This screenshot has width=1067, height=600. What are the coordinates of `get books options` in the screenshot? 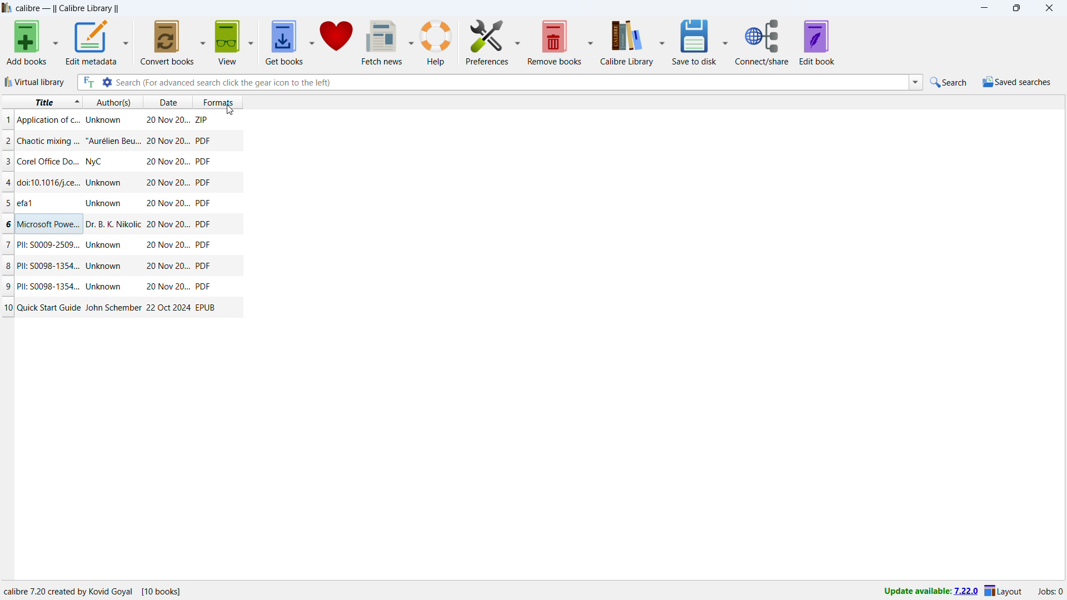 It's located at (312, 42).